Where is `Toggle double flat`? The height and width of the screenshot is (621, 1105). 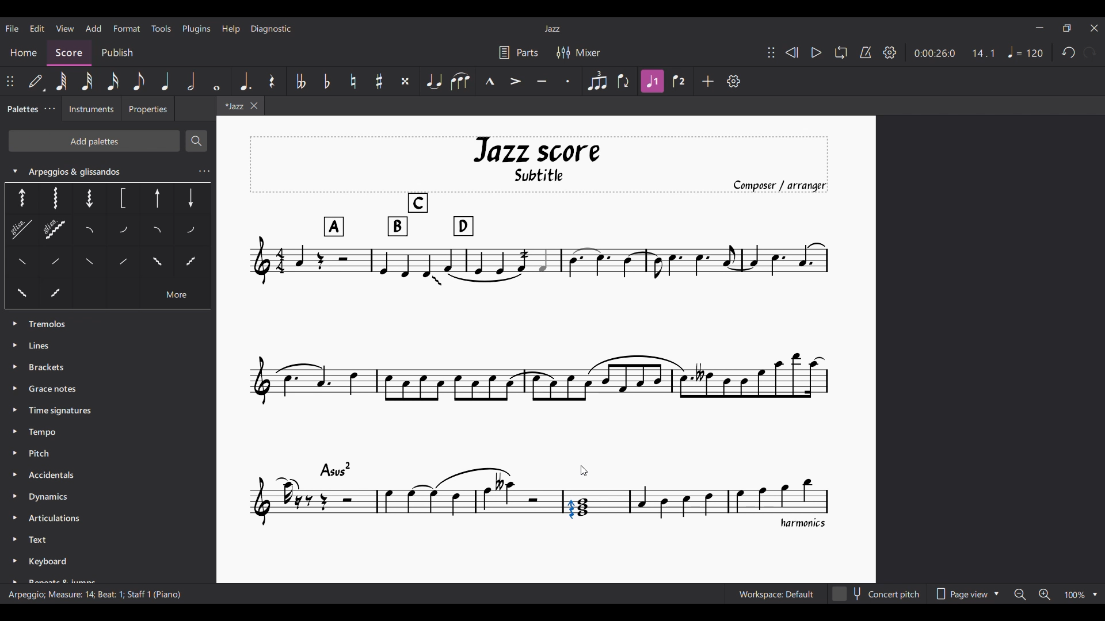
Toggle double flat is located at coordinates (300, 82).